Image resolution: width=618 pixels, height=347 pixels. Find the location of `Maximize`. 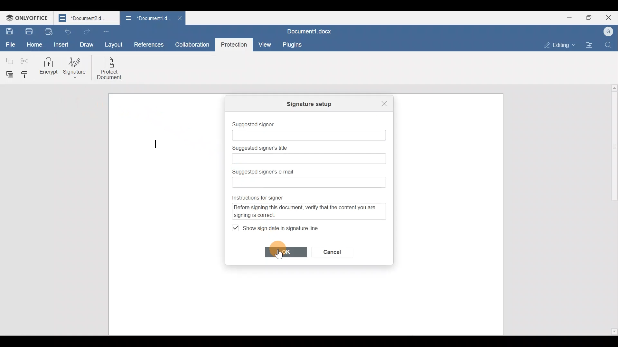

Maximize is located at coordinates (588, 16).